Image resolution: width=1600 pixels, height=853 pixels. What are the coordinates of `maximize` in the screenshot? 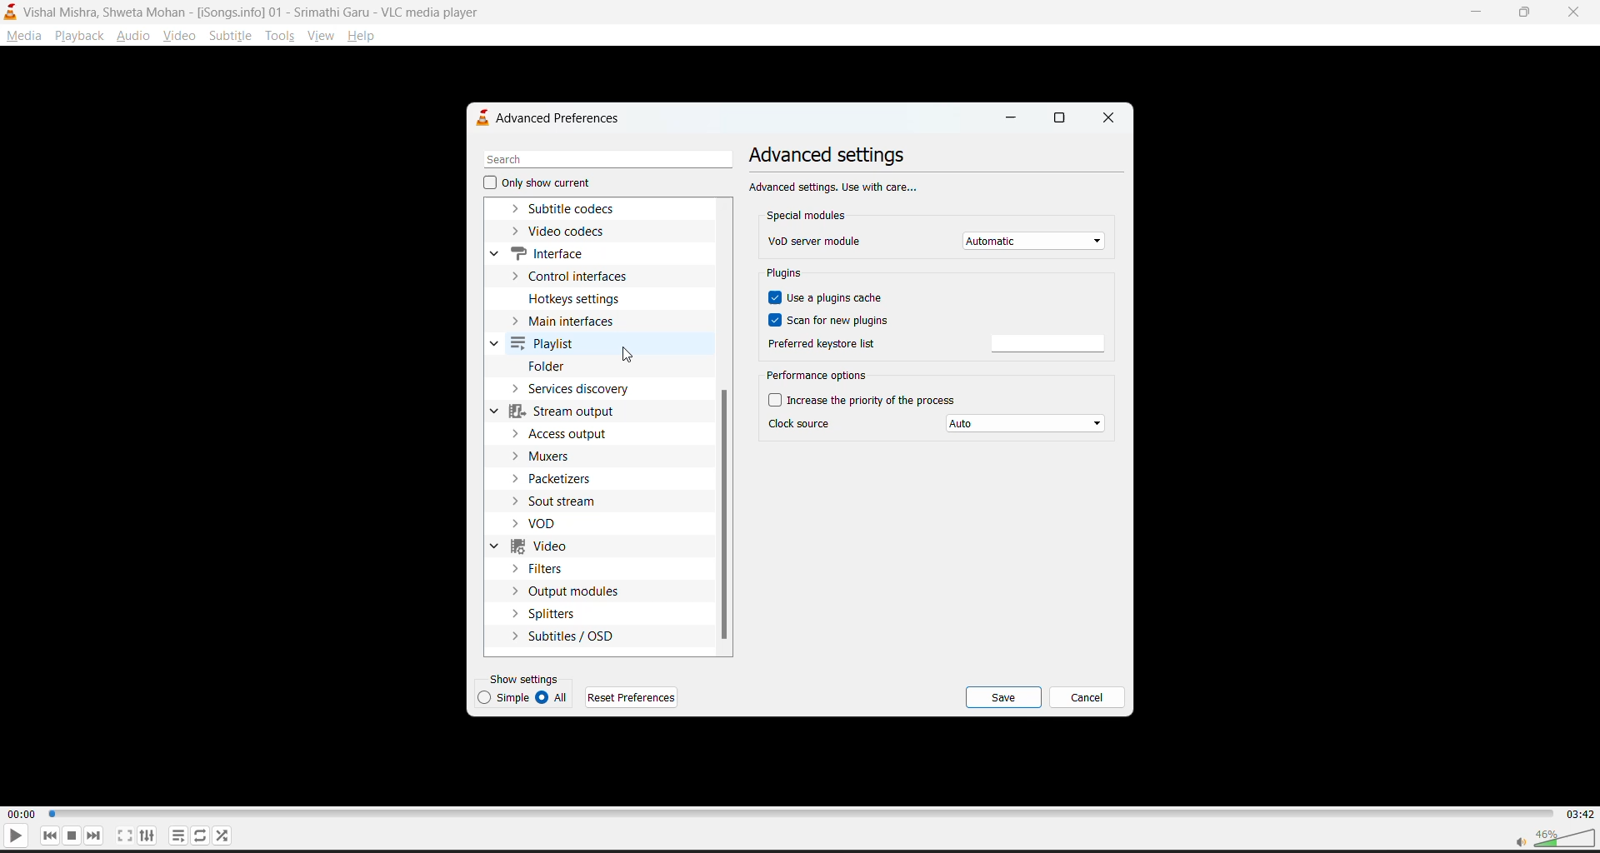 It's located at (1528, 12).